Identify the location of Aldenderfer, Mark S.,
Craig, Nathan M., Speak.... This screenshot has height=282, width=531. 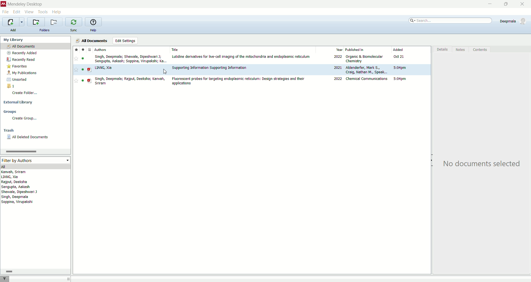
(367, 70).